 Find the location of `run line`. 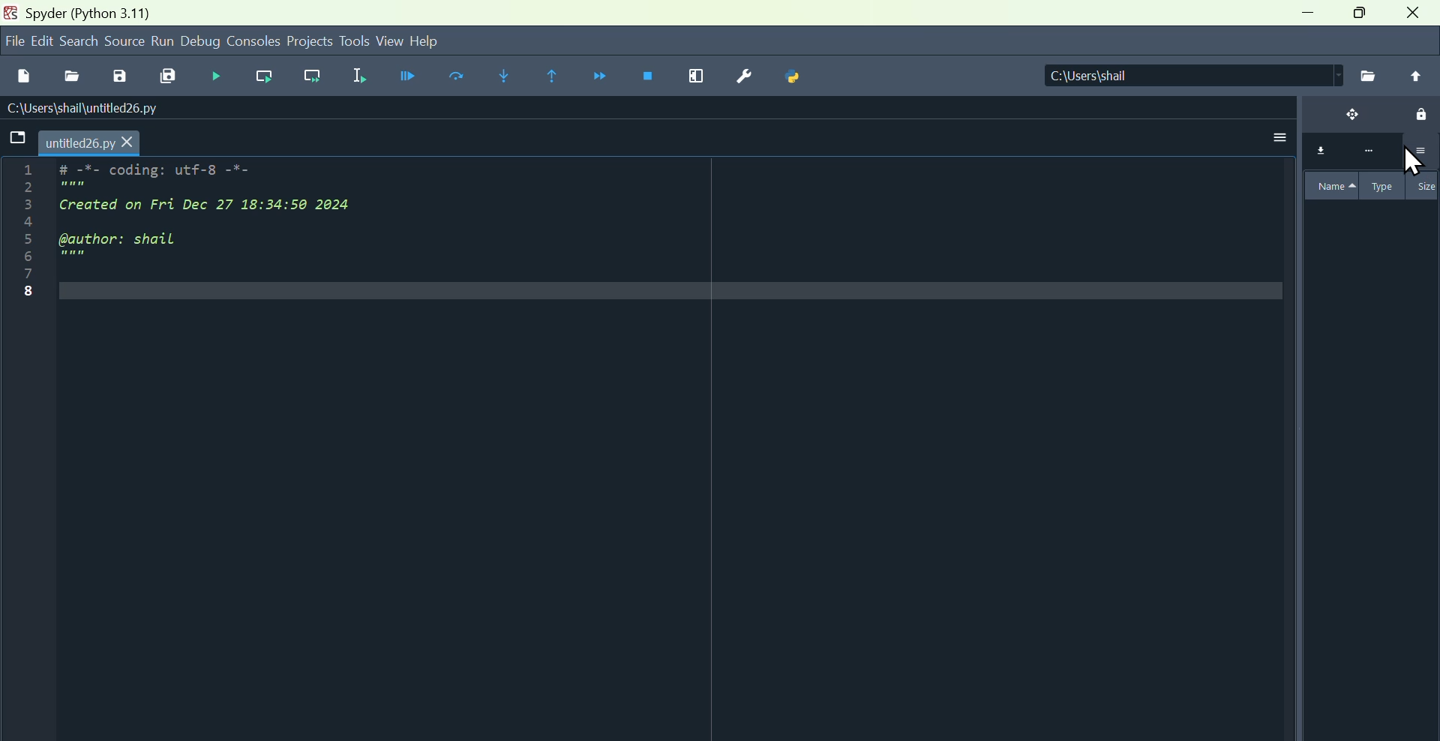

run line is located at coordinates (260, 76).